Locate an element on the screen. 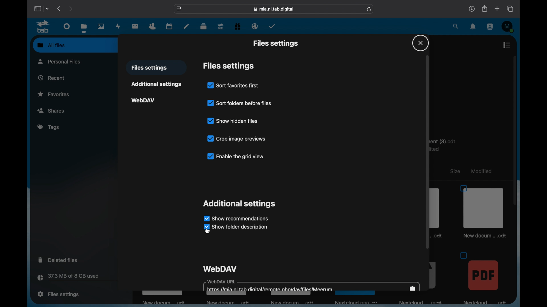 This screenshot has height=307, width=547. modified is located at coordinates (481, 171).